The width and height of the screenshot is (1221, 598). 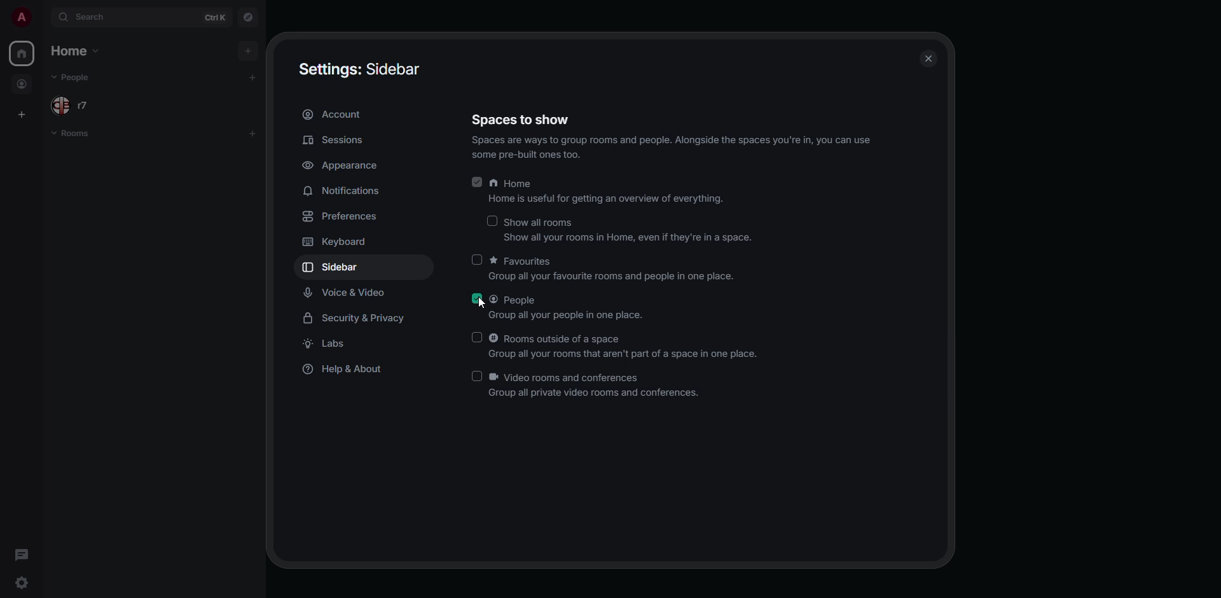 What do you see at coordinates (74, 50) in the screenshot?
I see `home` at bounding box center [74, 50].